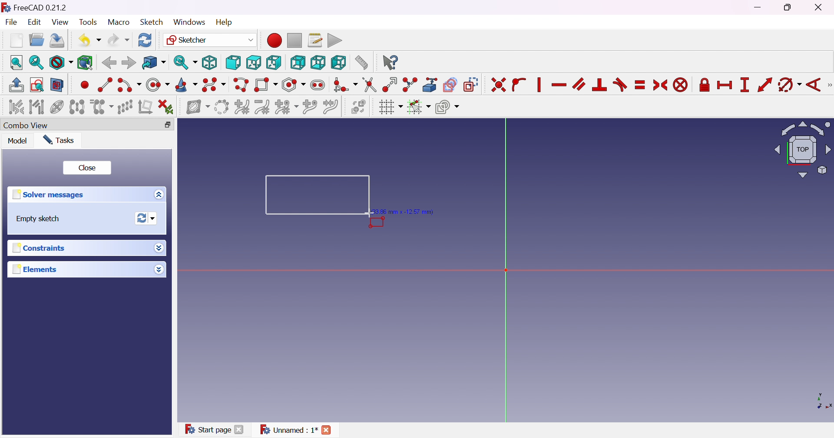 The height and width of the screenshot is (438, 834). What do you see at coordinates (288, 431) in the screenshot?
I see `Unnamed:1*` at bounding box center [288, 431].